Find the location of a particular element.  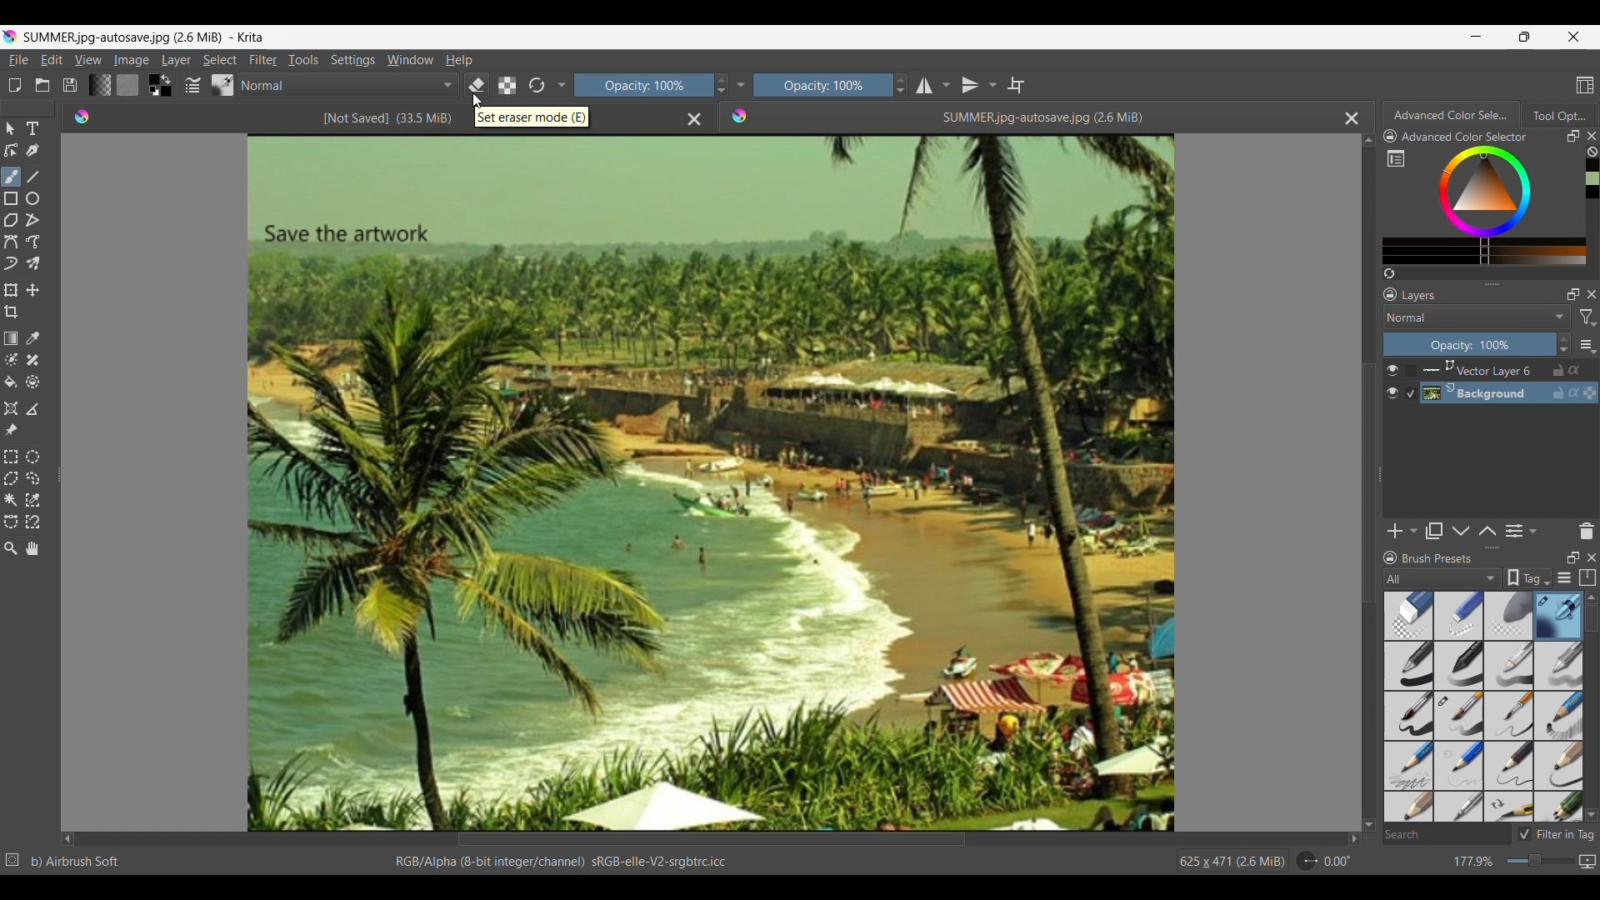

Choose workspace is located at coordinates (1585, 85).